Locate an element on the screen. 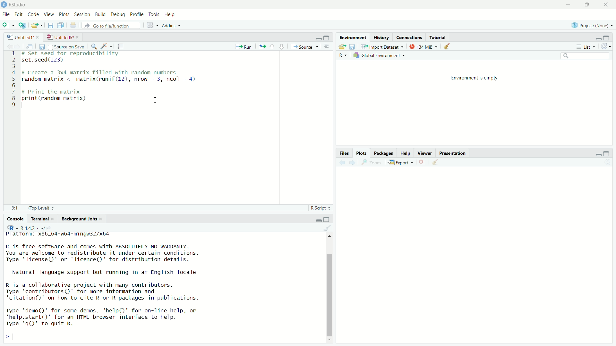  Project: (None) ~ is located at coordinates (592, 26).